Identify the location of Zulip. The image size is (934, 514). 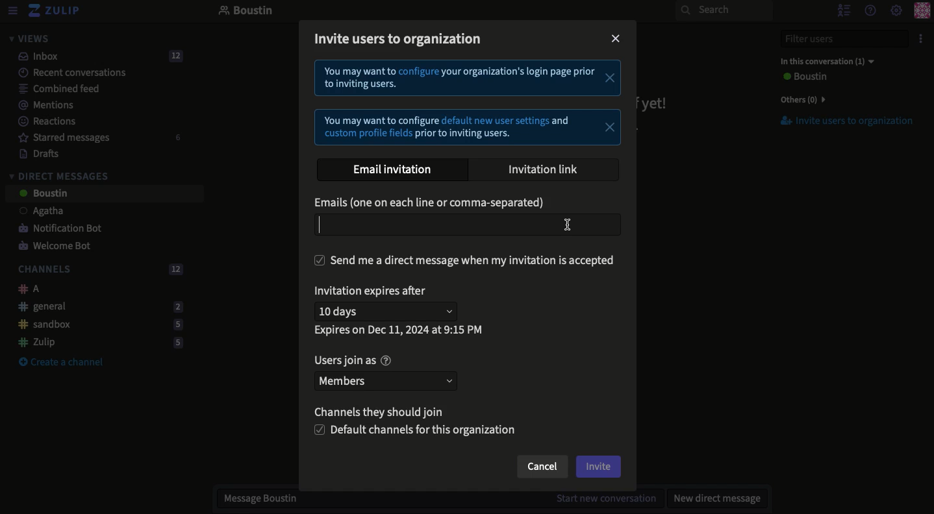
(96, 342).